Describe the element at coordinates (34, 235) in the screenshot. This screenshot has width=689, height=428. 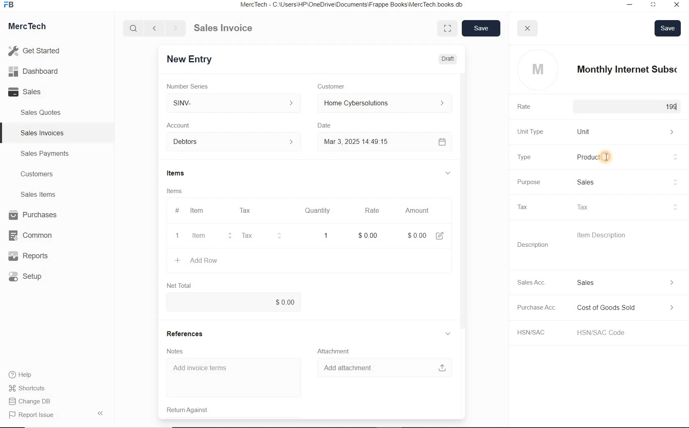
I see `Common` at that location.